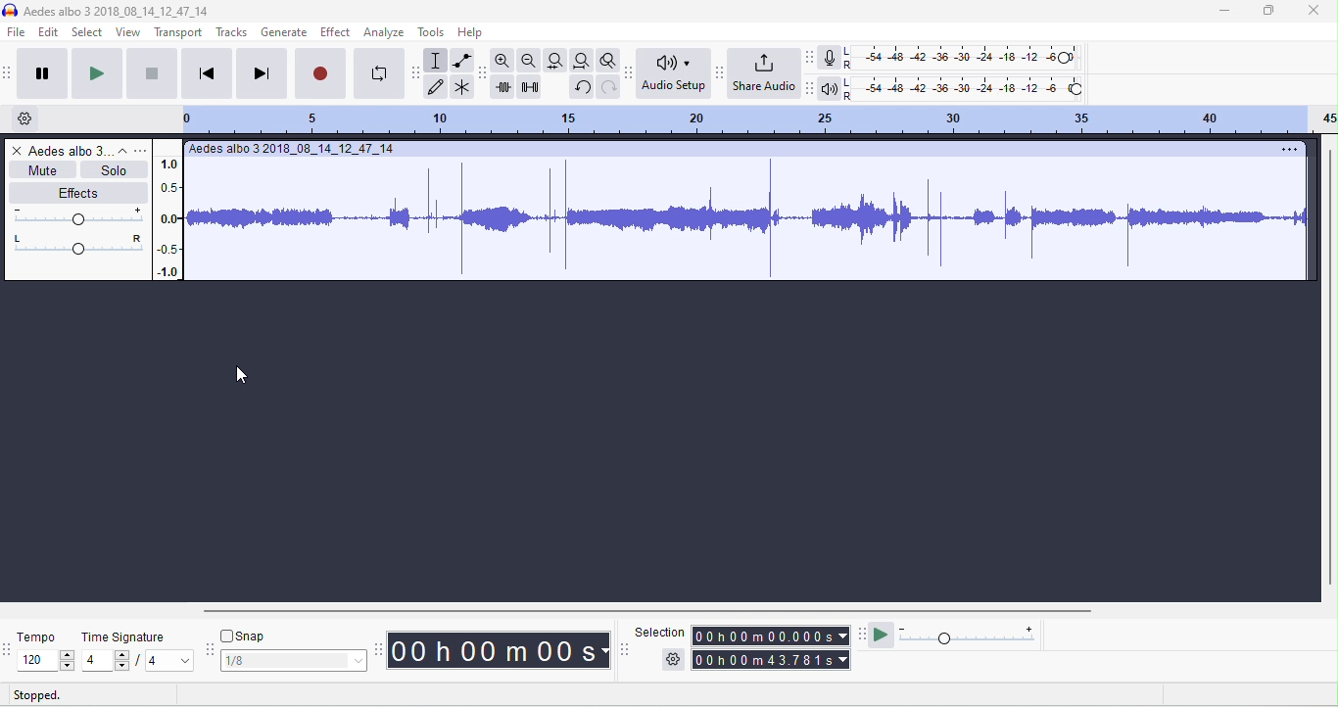 This screenshot has width=1338, height=707. Describe the element at coordinates (813, 89) in the screenshot. I see `playback meter toolbar` at that location.